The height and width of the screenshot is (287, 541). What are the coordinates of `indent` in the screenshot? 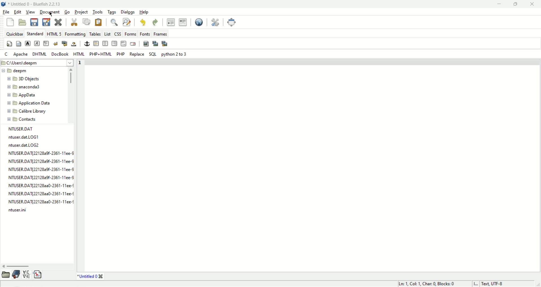 It's located at (184, 23).